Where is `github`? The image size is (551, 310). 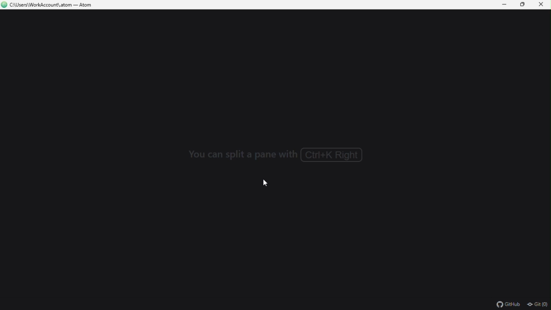 github is located at coordinates (508, 304).